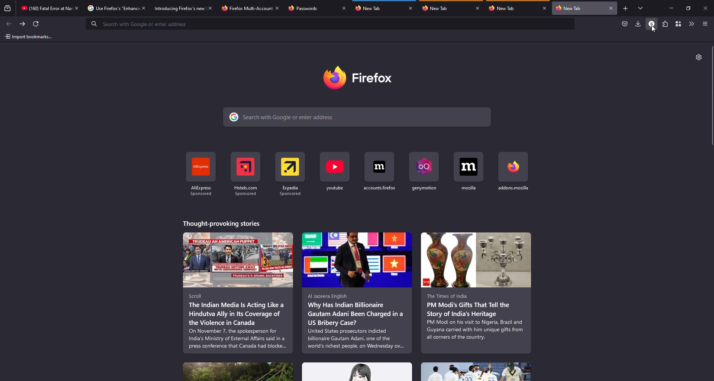  What do you see at coordinates (174, 8) in the screenshot?
I see `tab` at bounding box center [174, 8].